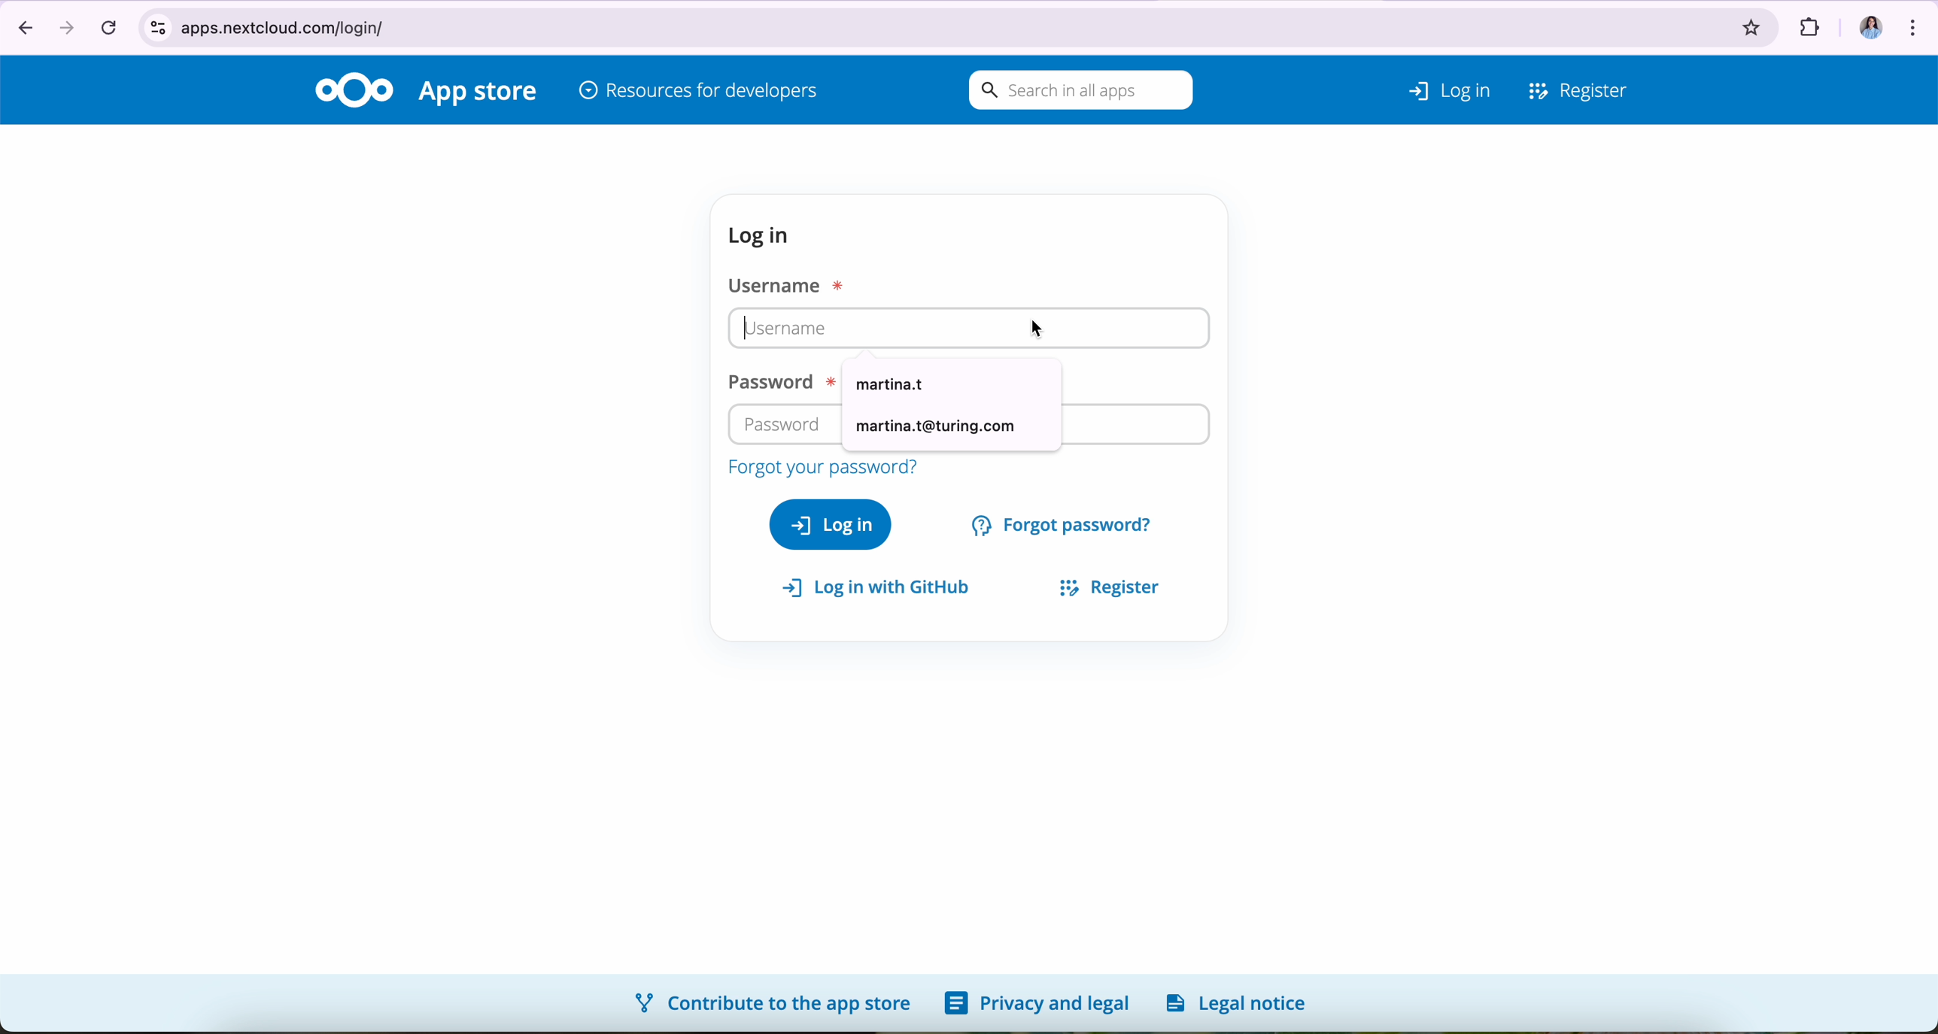 This screenshot has width=1938, height=1034. I want to click on resources for developers, so click(699, 92).